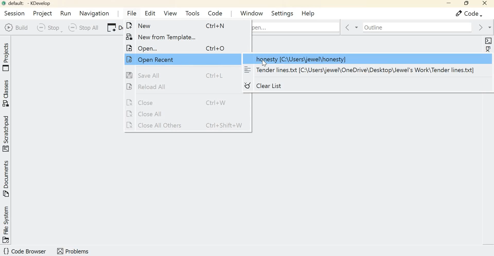 Image resolution: width=494 pixels, height=256 pixels. What do you see at coordinates (48, 28) in the screenshot?
I see `Menu allowing to Stop all individual jobs` at bounding box center [48, 28].